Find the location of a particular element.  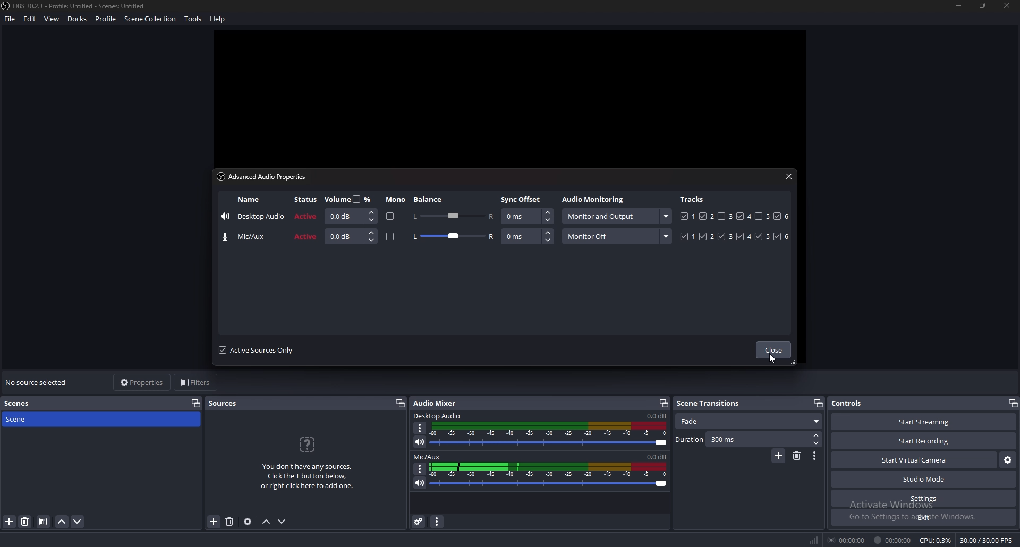

monitor off is located at coordinates (617, 236).